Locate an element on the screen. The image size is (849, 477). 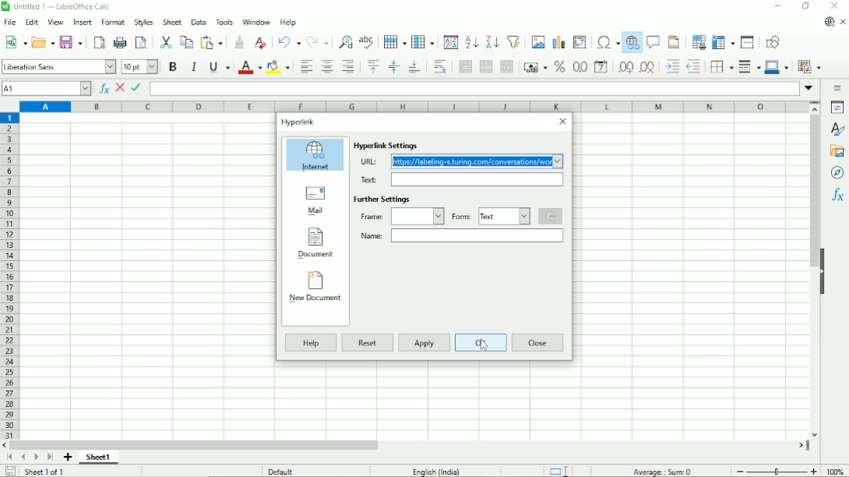
Format as currency is located at coordinates (535, 68).